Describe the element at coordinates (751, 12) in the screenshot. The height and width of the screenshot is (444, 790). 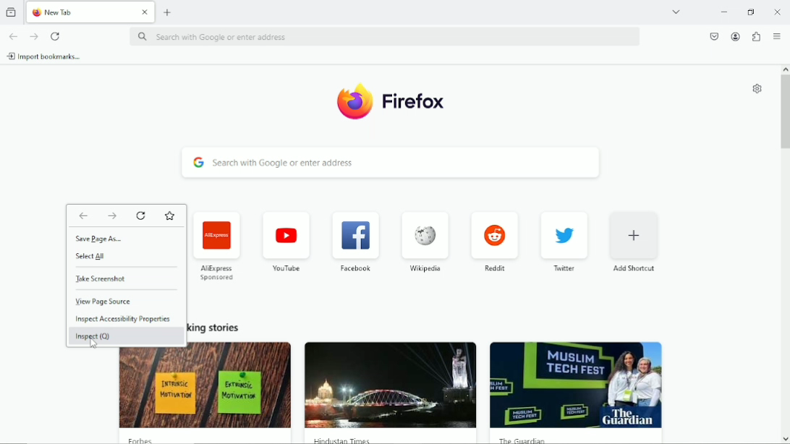
I see `Restore down` at that location.